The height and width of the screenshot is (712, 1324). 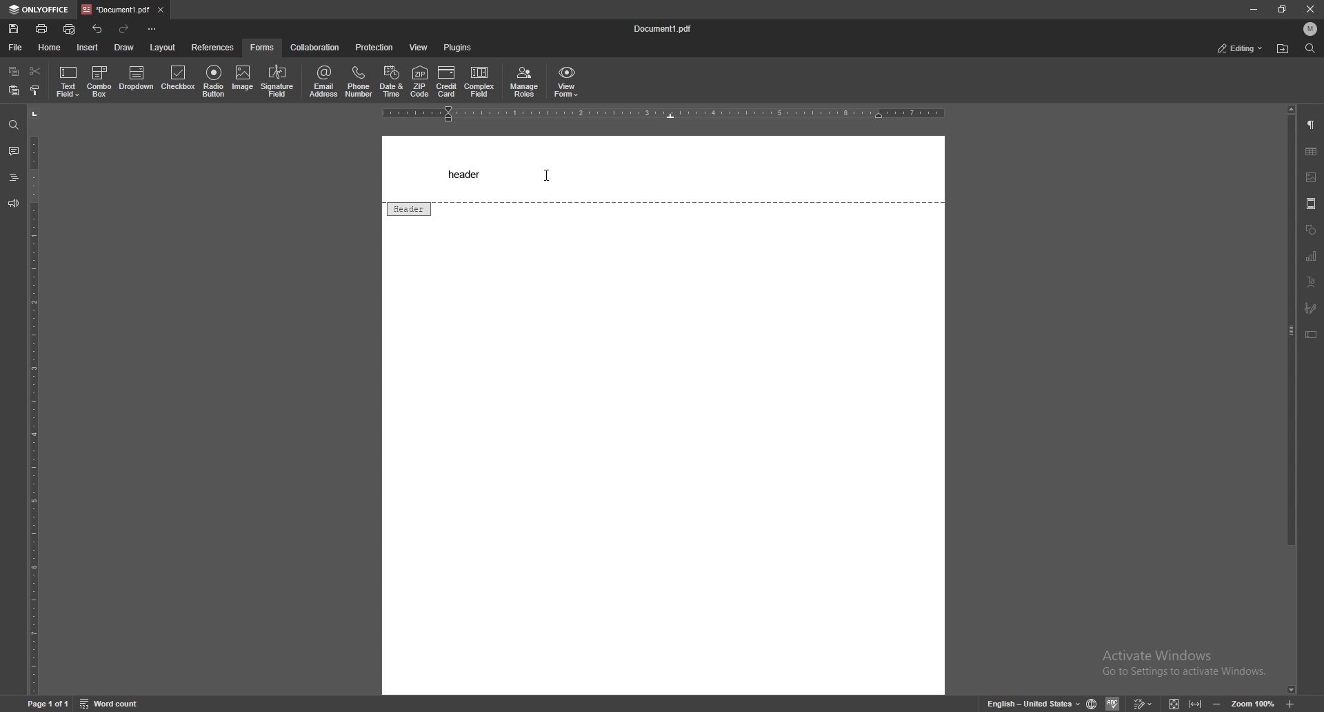 What do you see at coordinates (14, 150) in the screenshot?
I see `comment` at bounding box center [14, 150].